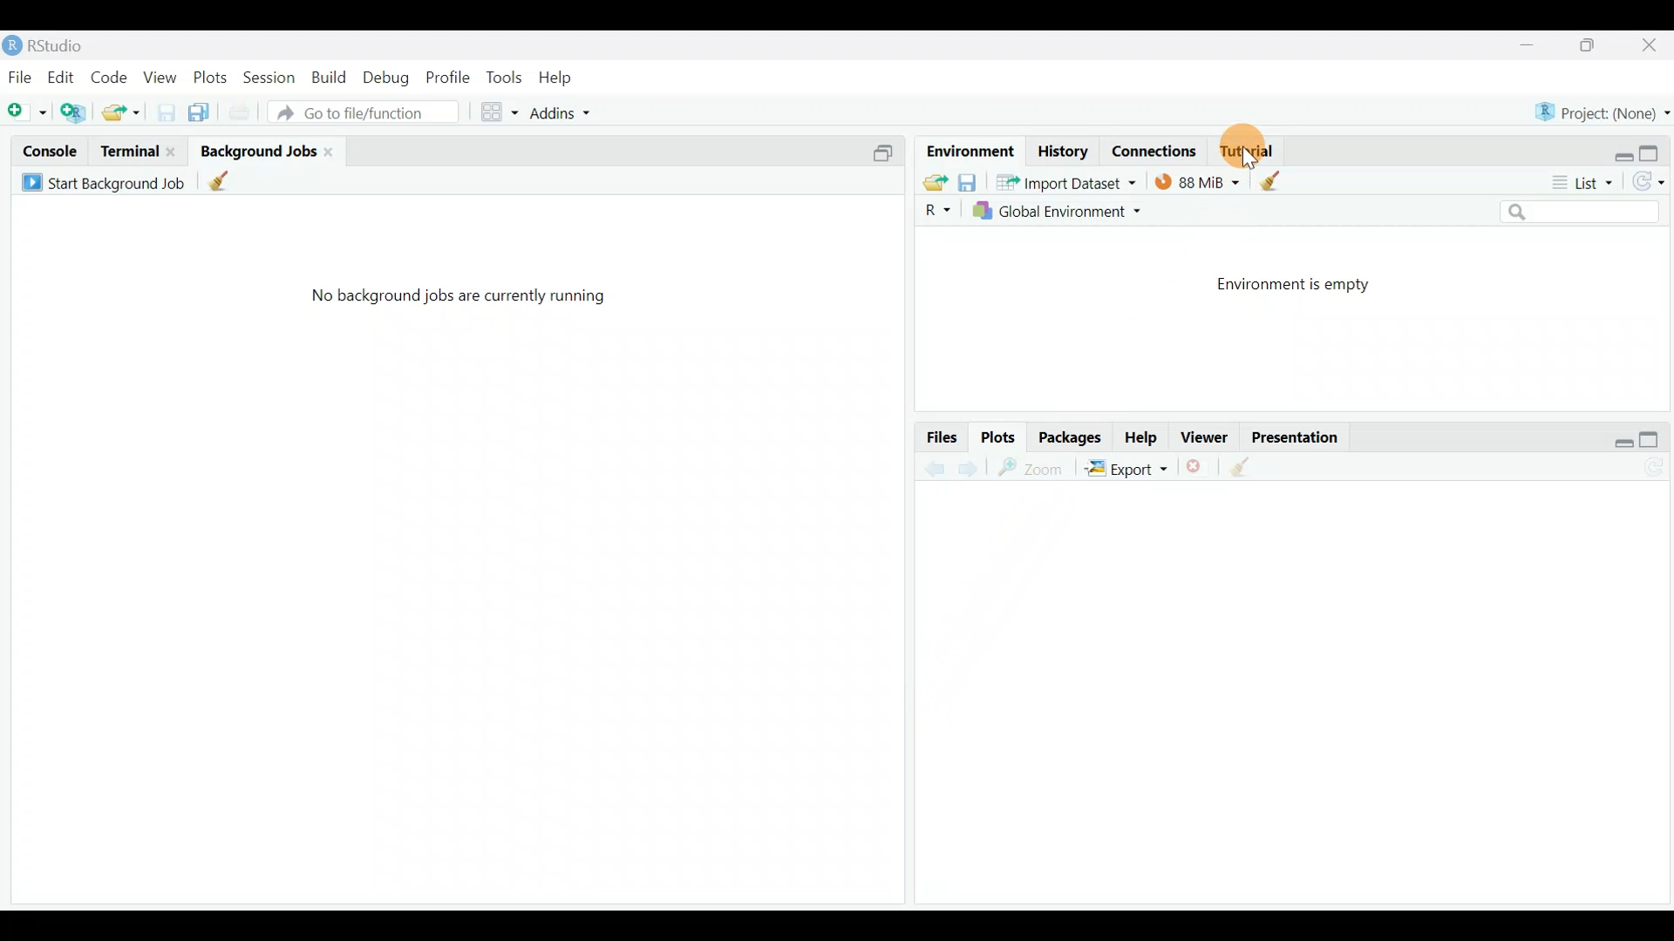 The image size is (1674, 941). What do you see at coordinates (936, 437) in the screenshot?
I see `Files` at bounding box center [936, 437].